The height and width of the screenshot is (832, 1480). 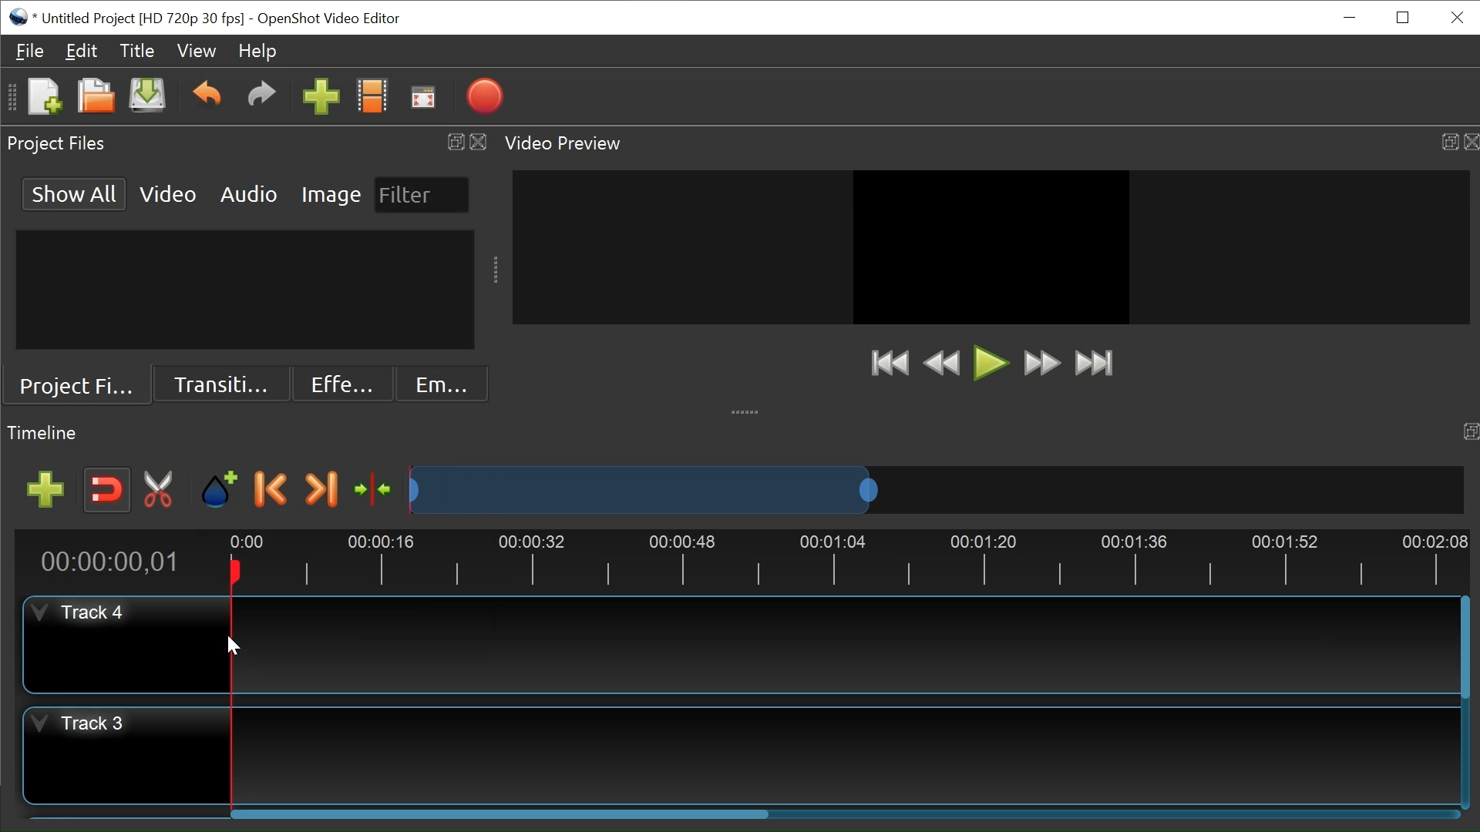 I want to click on Open File, so click(x=93, y=98).